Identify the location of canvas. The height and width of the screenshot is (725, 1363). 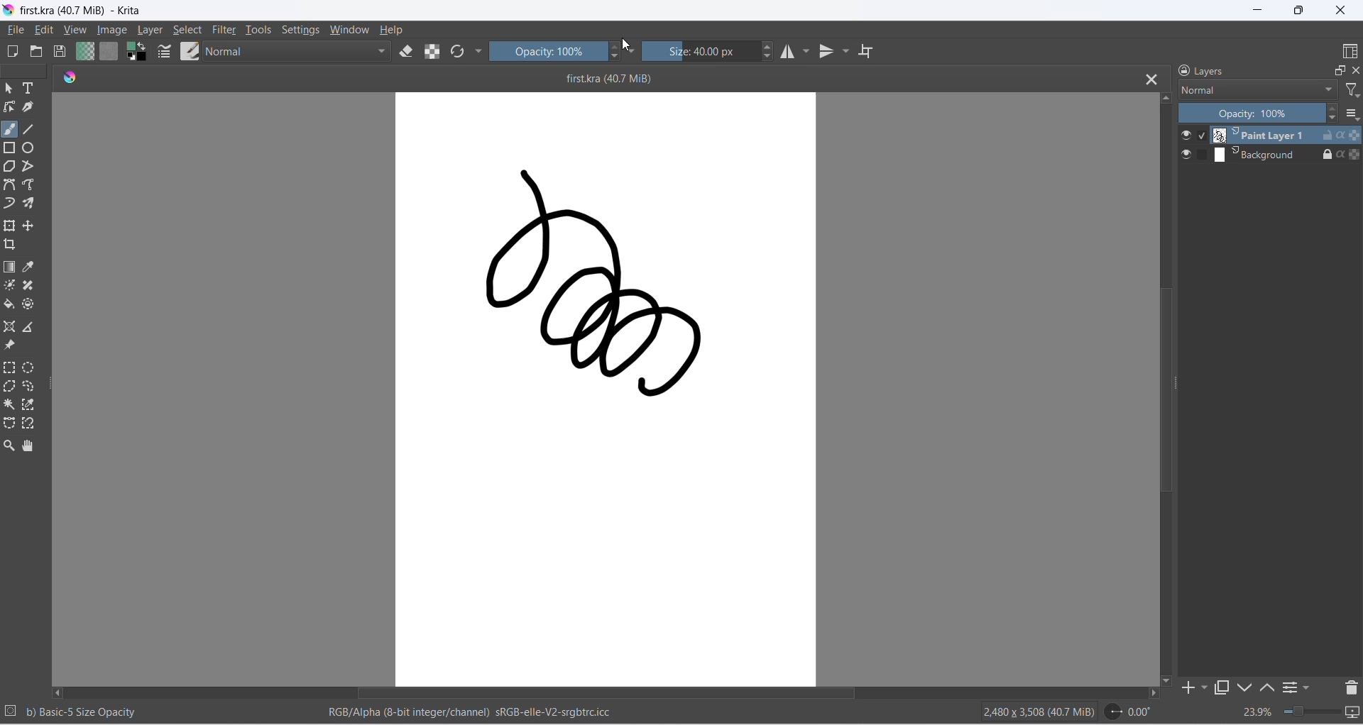
(1261, 154).